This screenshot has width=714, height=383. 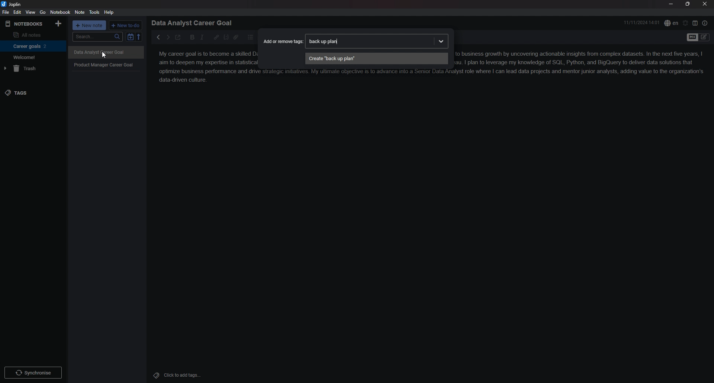 What do you see at coordinates (106, 65) in the screenshot?
I see `Product Manager Career Goal` at bounding box center [106, 65].